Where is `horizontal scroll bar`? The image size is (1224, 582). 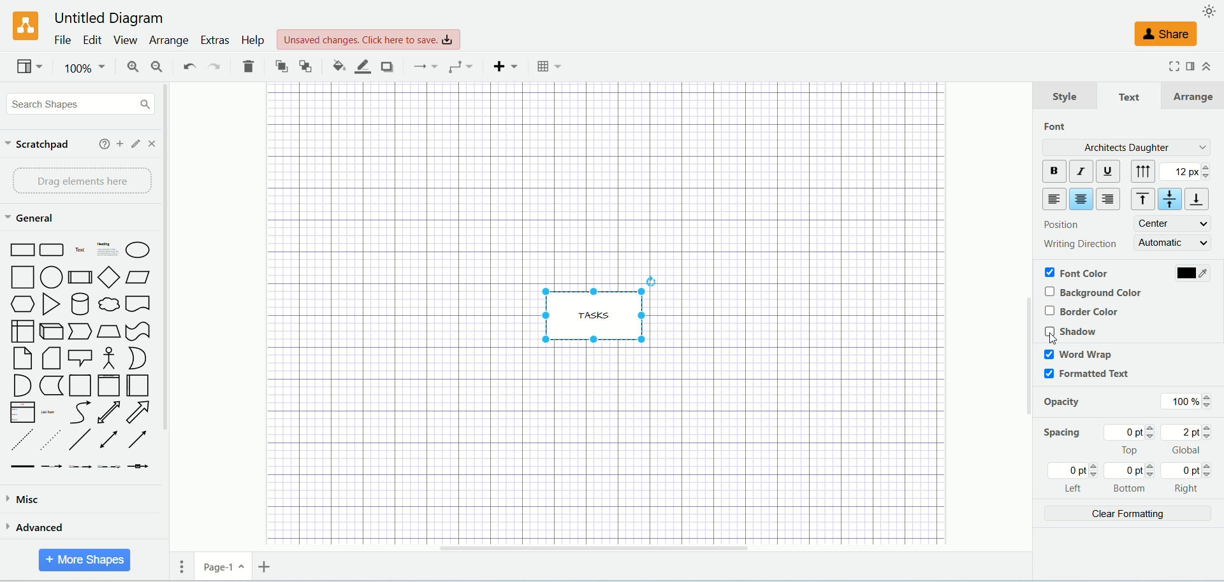
horizontal scroll bar is located at coordinates (633, 548).